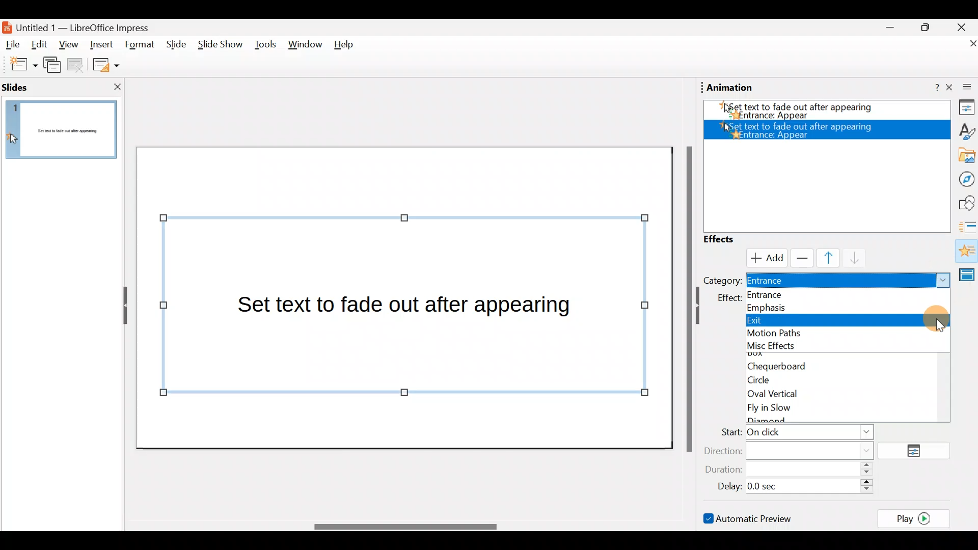 The image size is (978, 550). Describe the element at coordinates (918, 451) in the screenshot. I see `Options` at that location.